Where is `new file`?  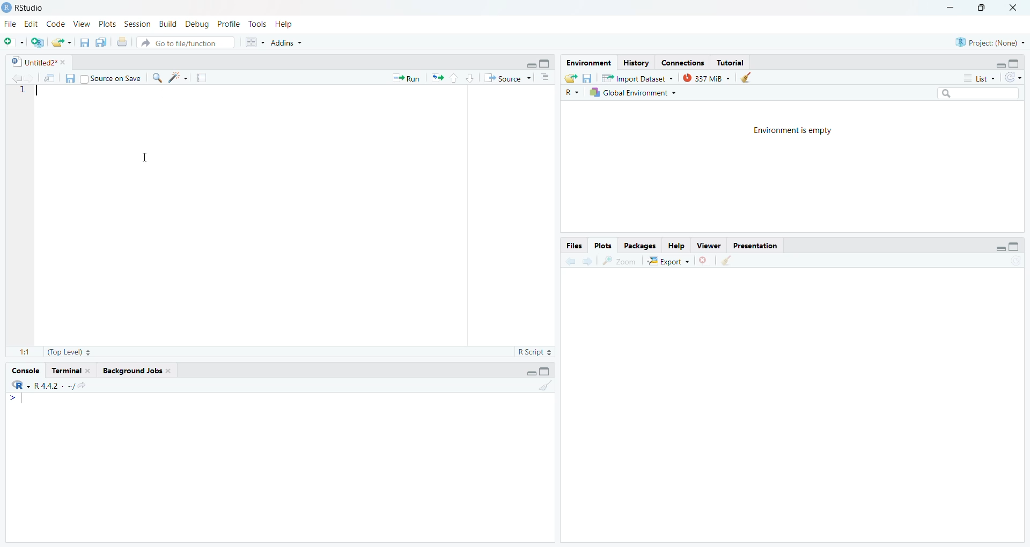
new file is located at coordinates (13, 41).